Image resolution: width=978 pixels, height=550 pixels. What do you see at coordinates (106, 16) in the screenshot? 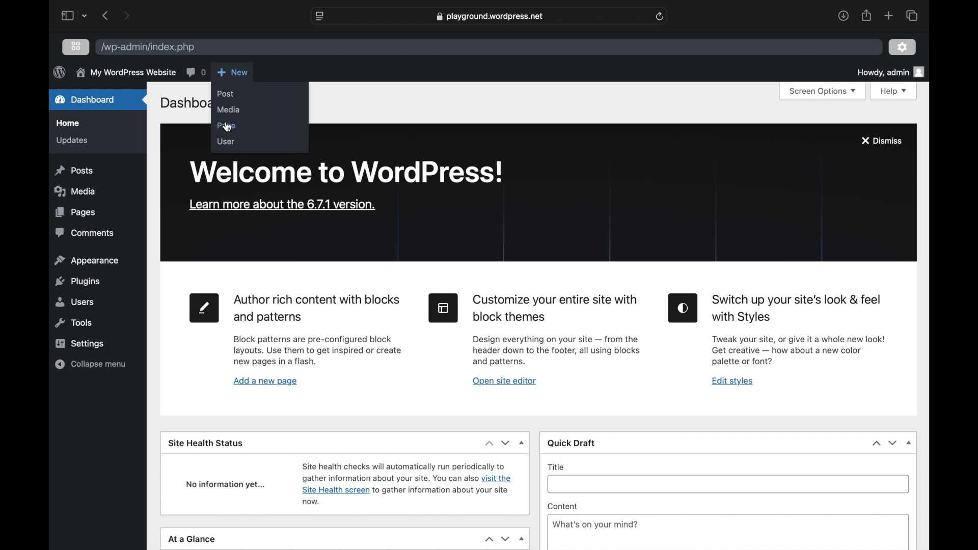
I see `previous page` at bounding box center [106, 16].